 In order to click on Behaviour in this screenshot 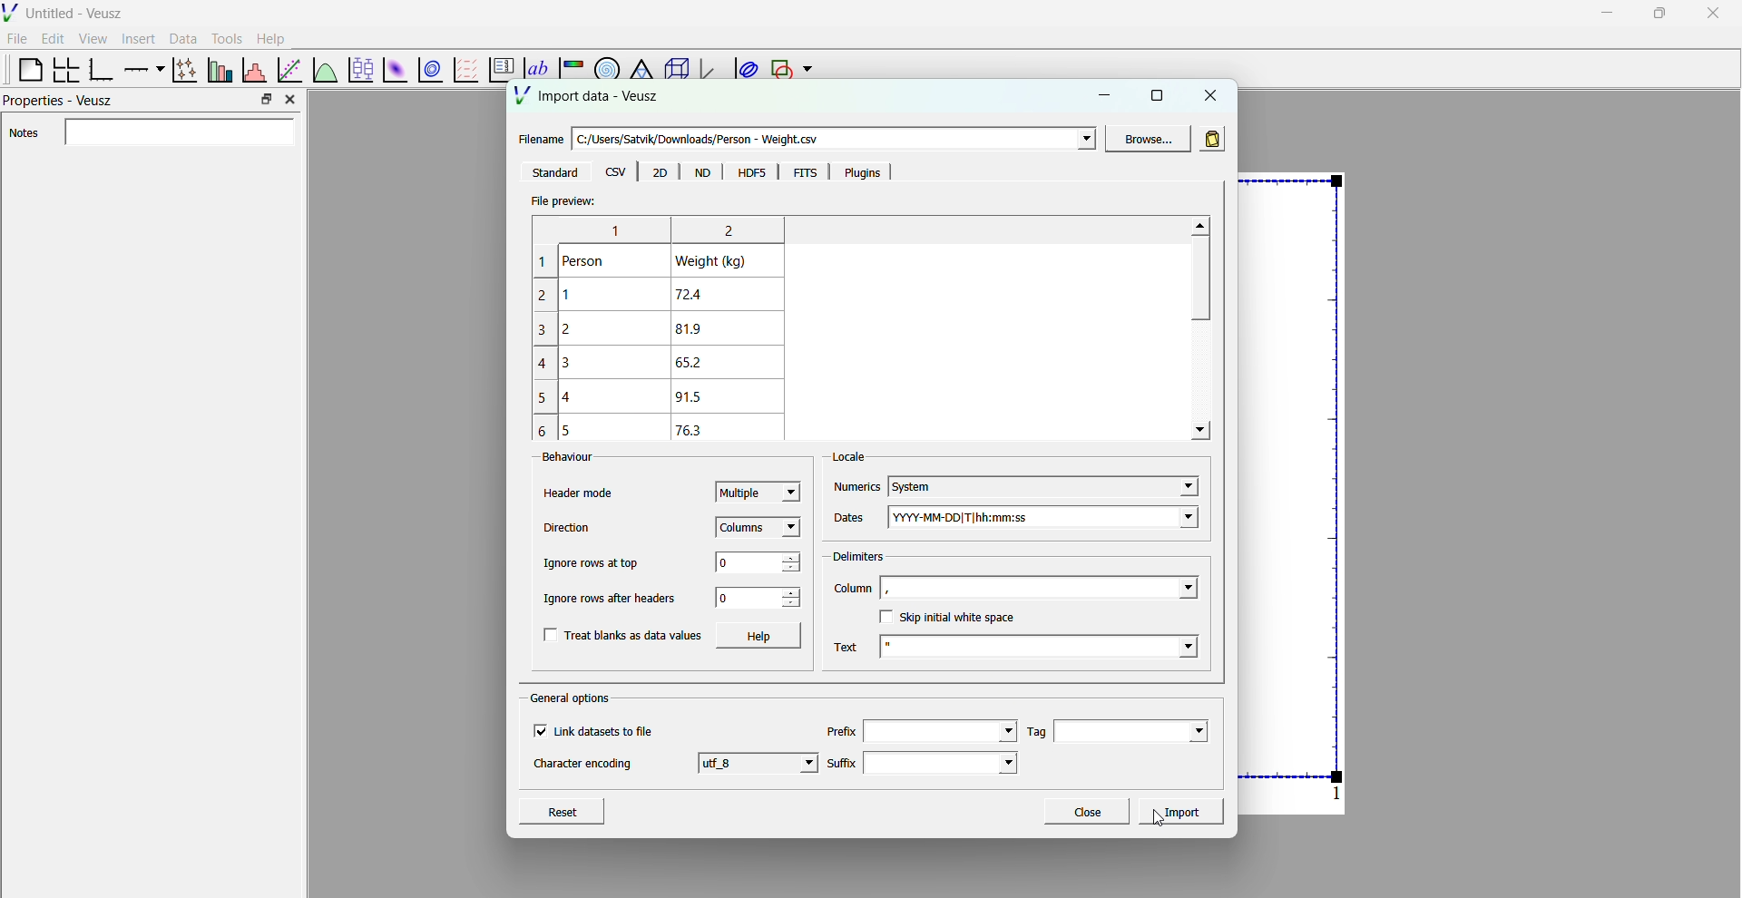, I will do `click(558, 459)`.